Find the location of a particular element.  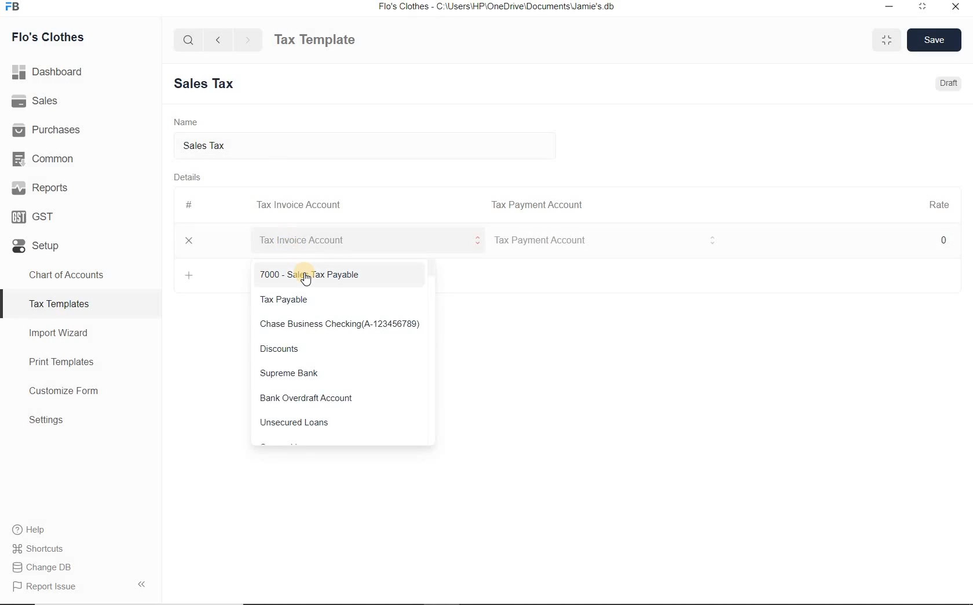

Name is located at coordinates (186, 121).